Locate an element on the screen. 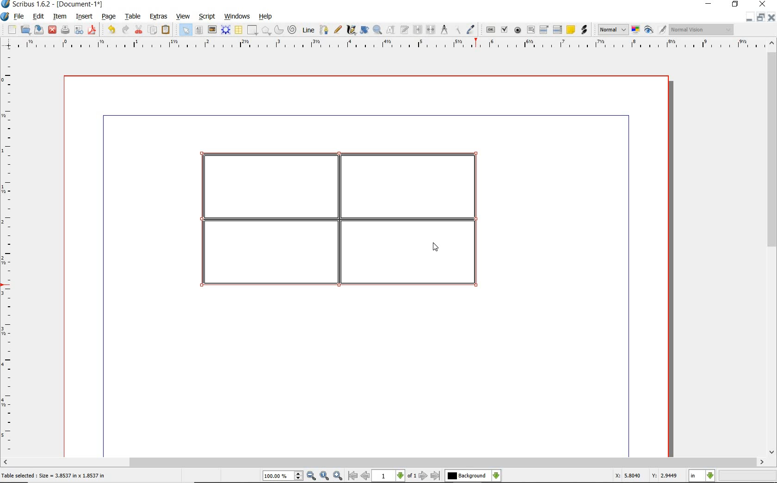  select current zoom level is located at coordinates (283, 477).